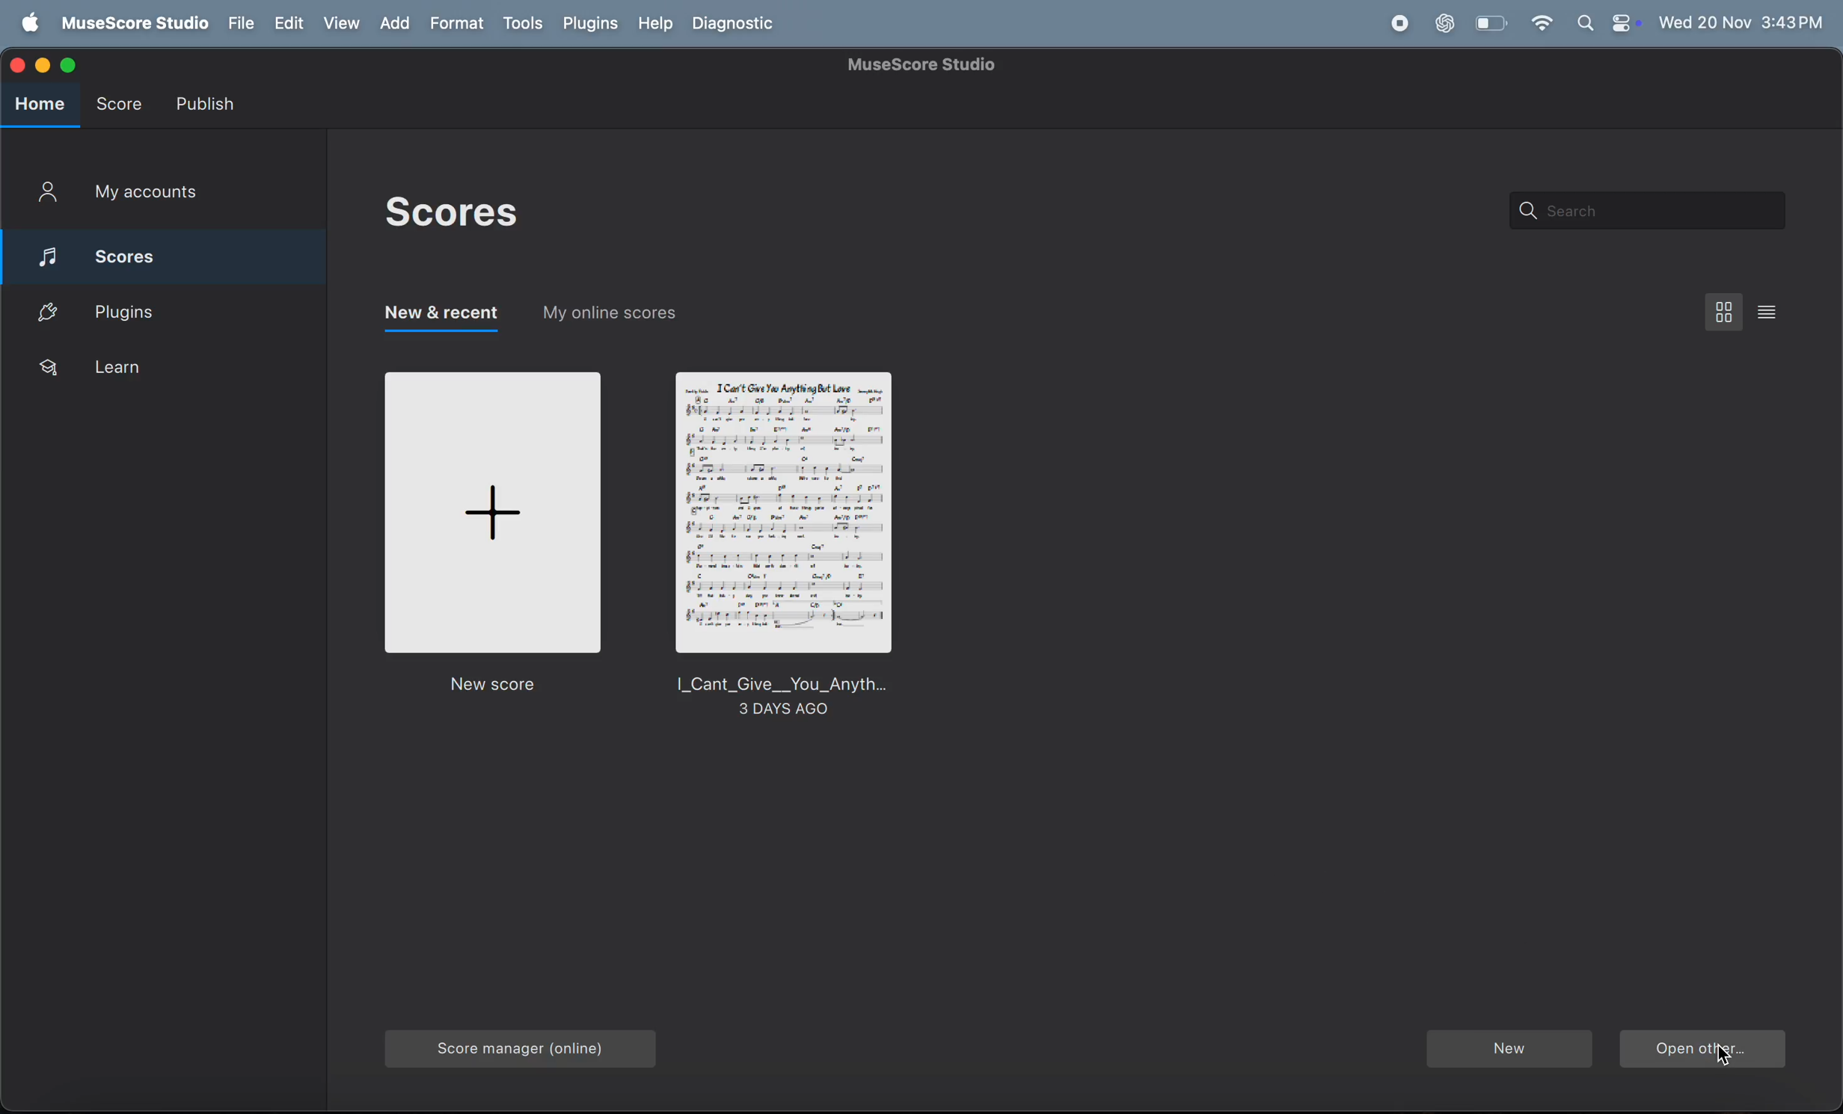  I want to click on home, so click(37, 106).